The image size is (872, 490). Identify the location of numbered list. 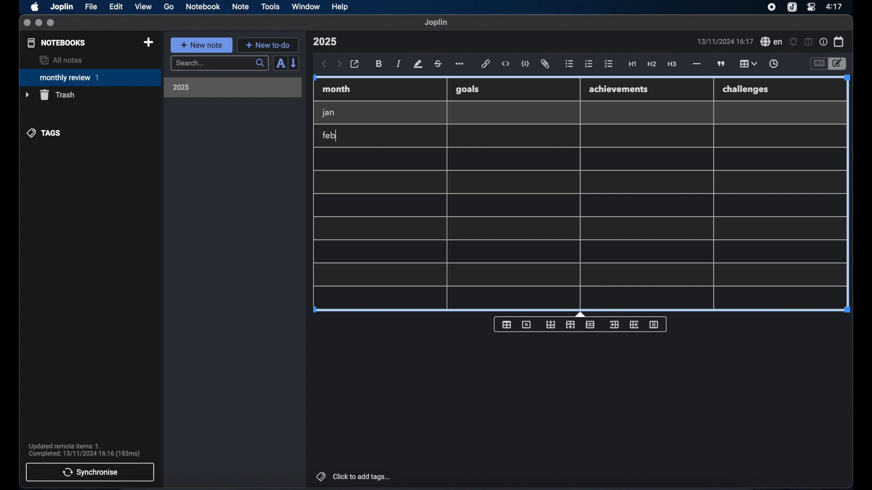
(589, 64).